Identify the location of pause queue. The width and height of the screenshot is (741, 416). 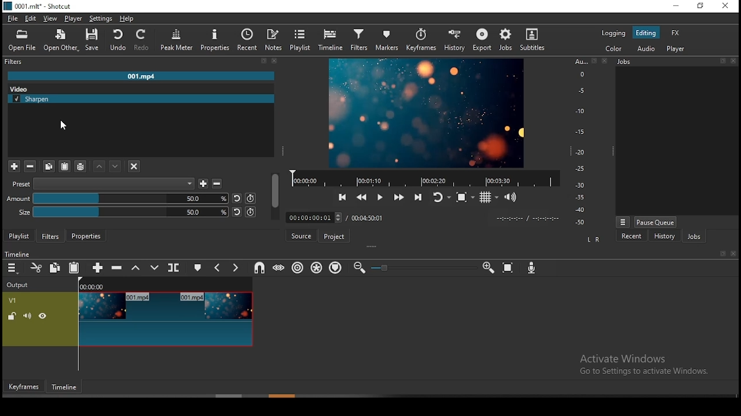
(655, 222).